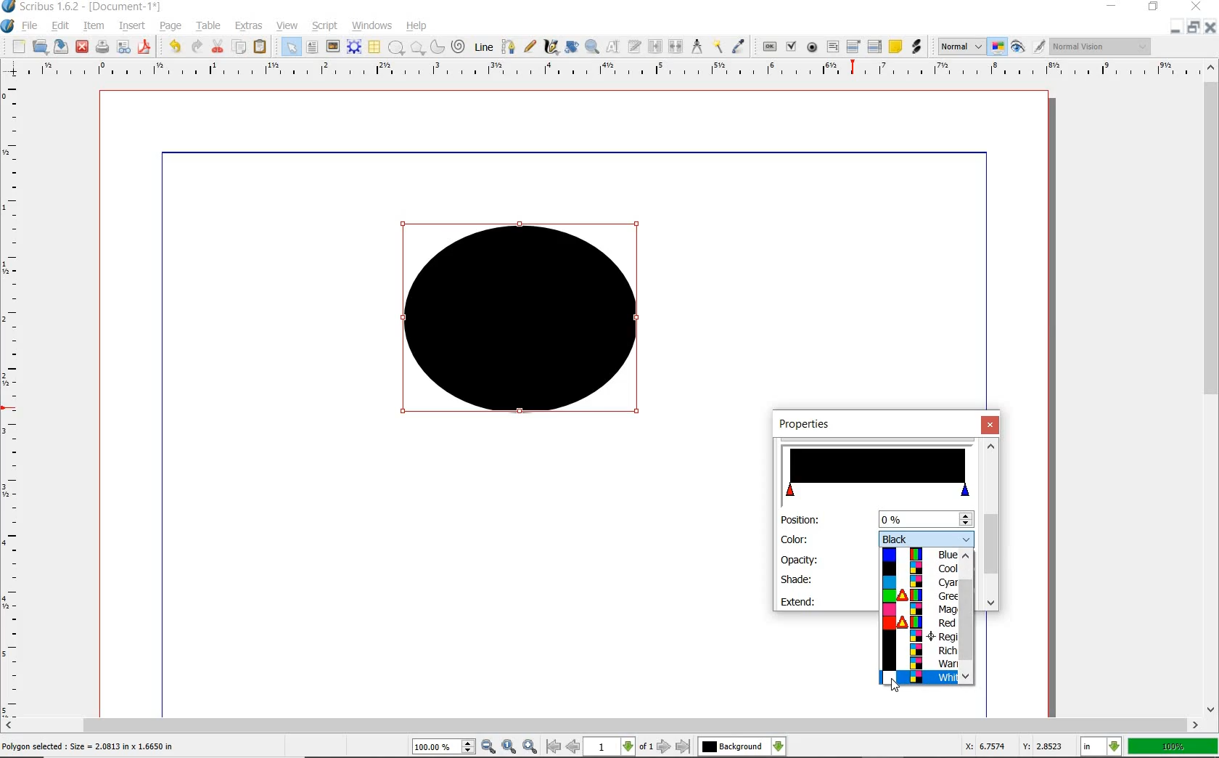  I want to click on SCROLLBAR, so click(601, 725).